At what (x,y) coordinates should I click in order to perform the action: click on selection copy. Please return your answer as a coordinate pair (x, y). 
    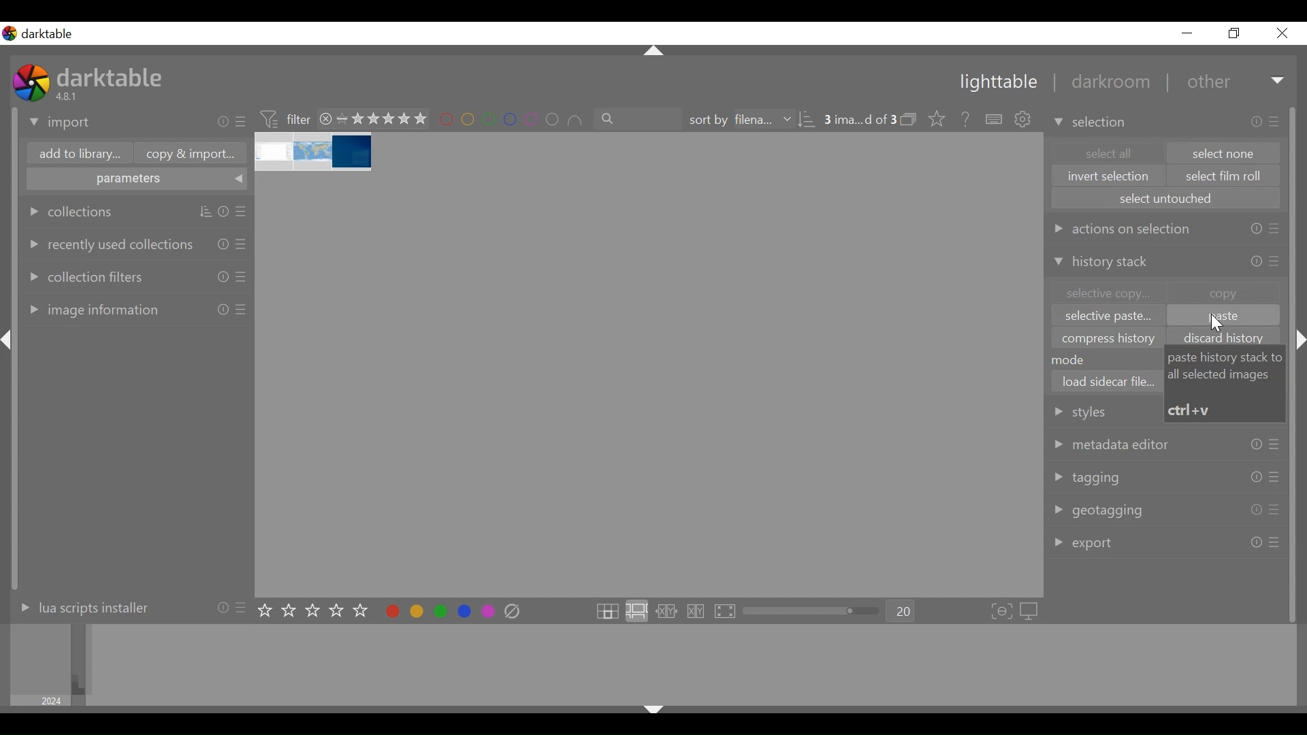
    Looking at the image, I should click on (1106, 293).